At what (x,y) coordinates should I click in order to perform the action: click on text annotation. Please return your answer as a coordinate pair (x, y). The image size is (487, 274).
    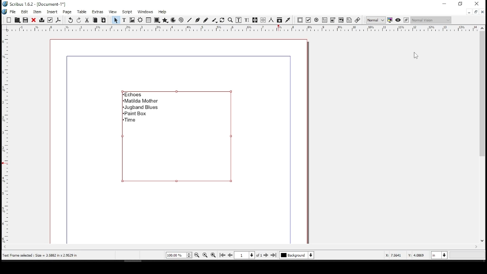
    Looking at the image, I should click on (349, 20).